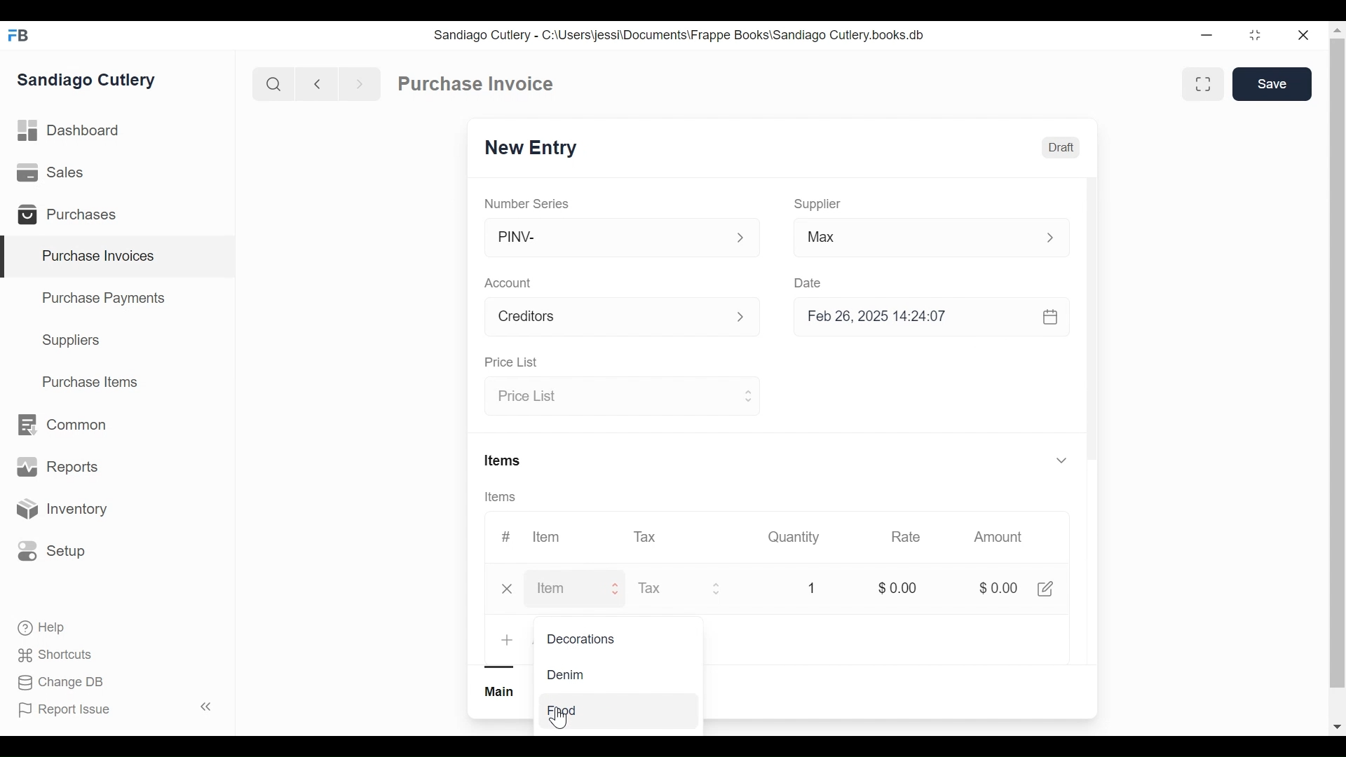 The height and width of the screenshot is (757, 1346). I want to click on $0.00, so click(904, 588).